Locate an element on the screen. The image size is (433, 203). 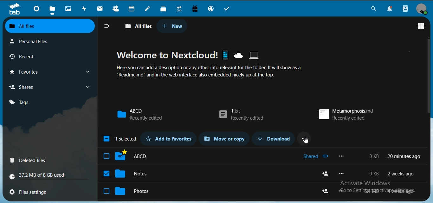
Here you can add a description or any other info relevant for the folder. It will show as a
“Readme.md" and in the web interface also embedded nicely up at the top. is located at coordinates (212, 73).